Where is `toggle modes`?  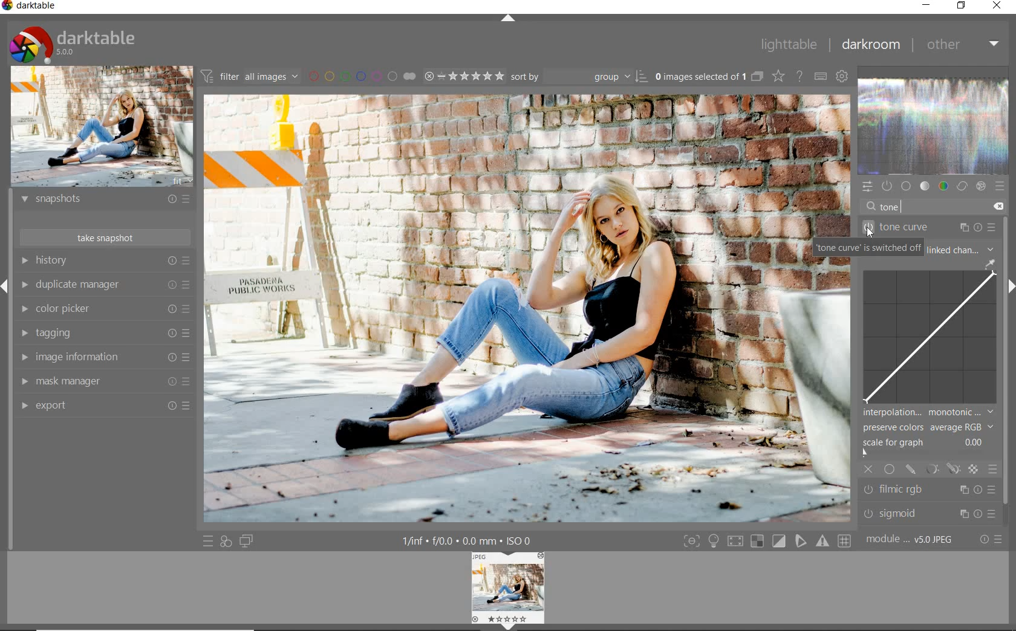
toggle modes is located at coordinates (765, 542).